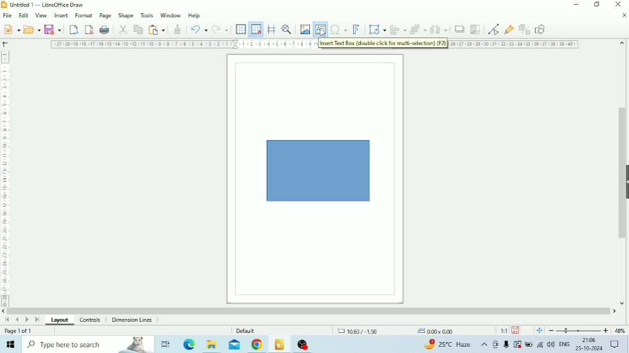 The image size is (629, 353). What do you see at coordinates (7, 320) in the screenshot?
I see `Scroll to first page` at bounding box center [7, 320].